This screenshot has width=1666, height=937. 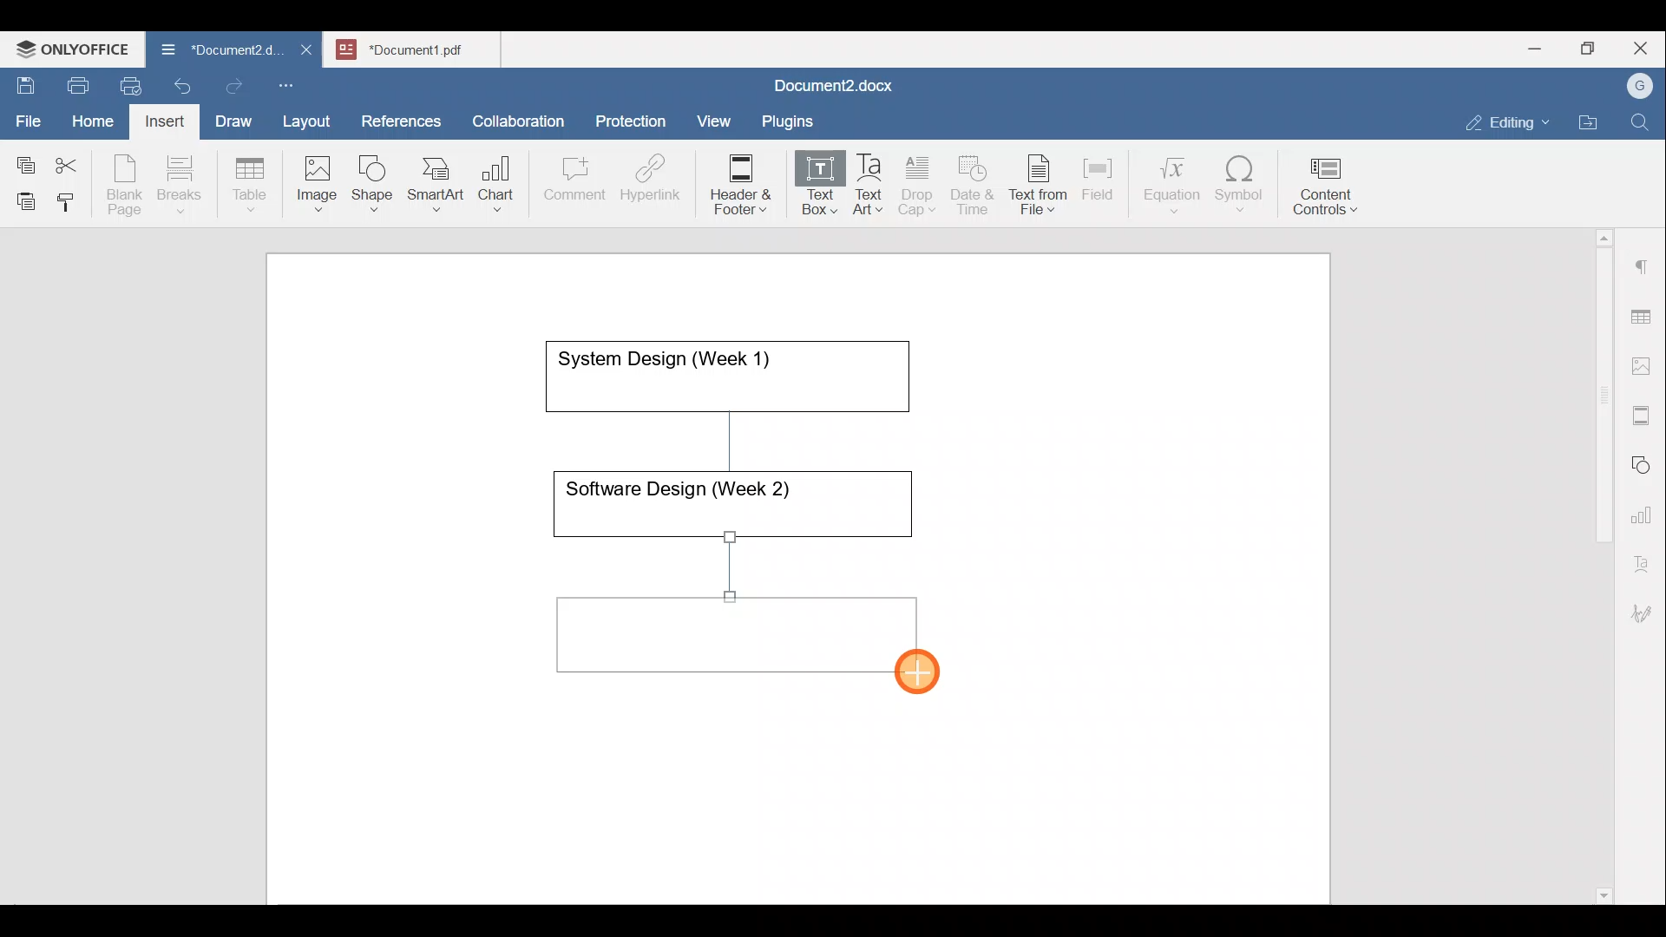 I want to click on Headers & footers, so click(x=1644, y=411).